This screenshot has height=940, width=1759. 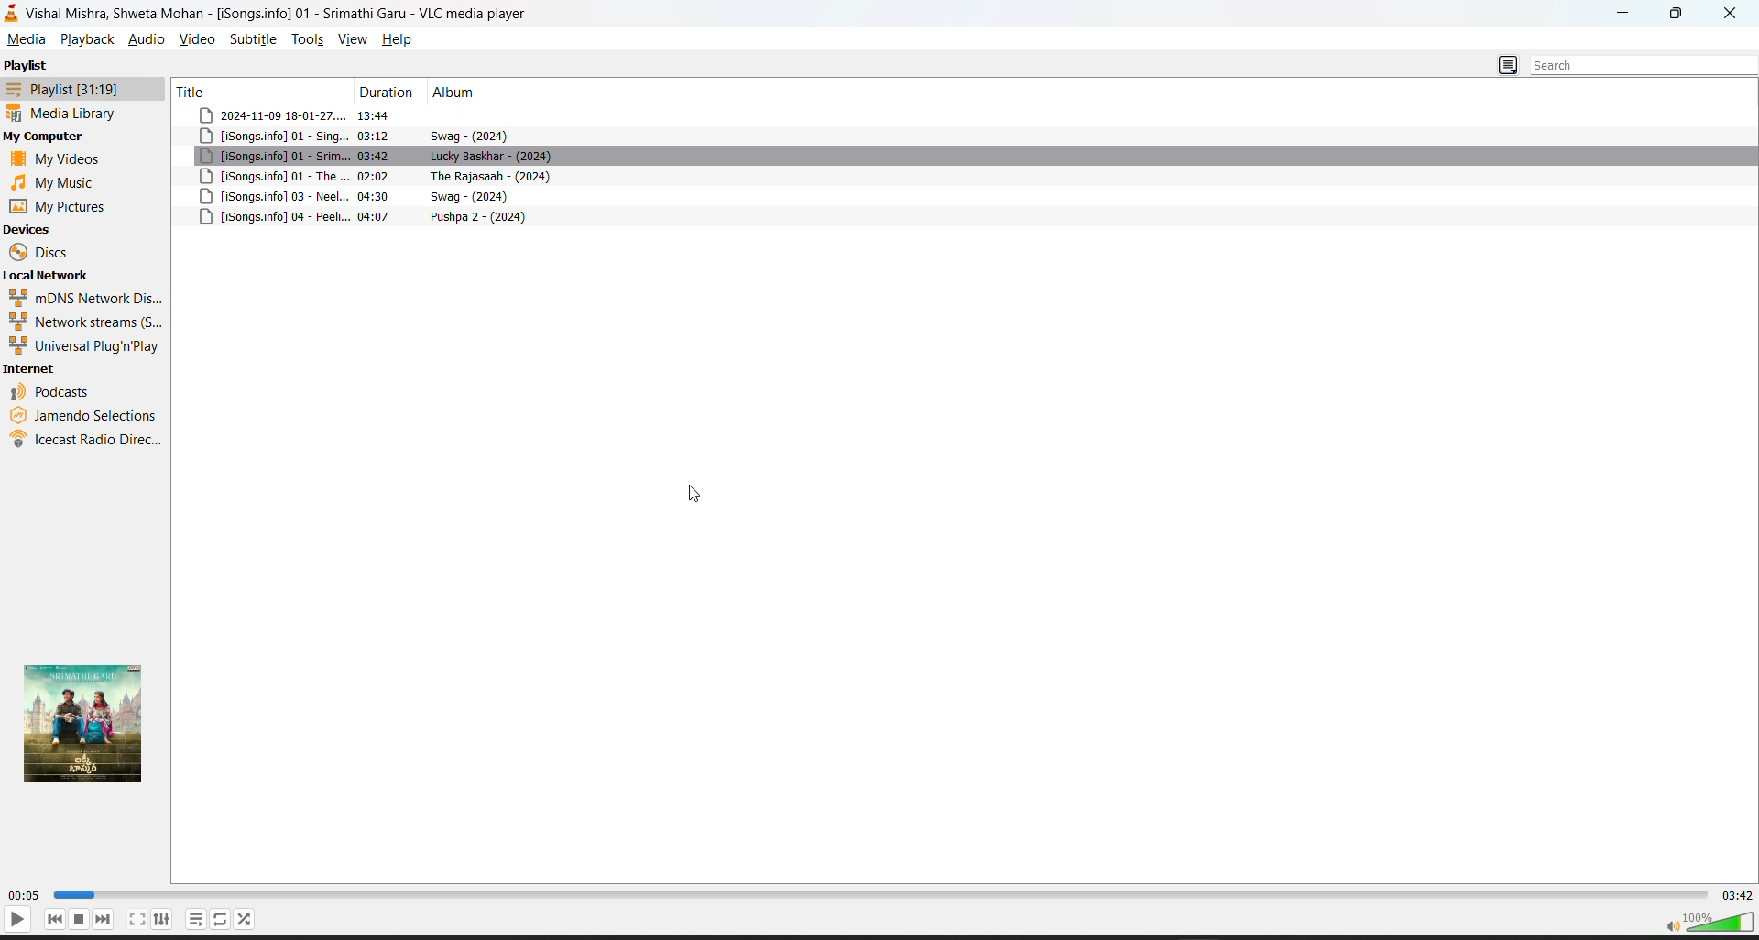 What do you see at coordinates (91, 725) in the screenshot?
I see `thumbnail` at bounding box center [91, 725].